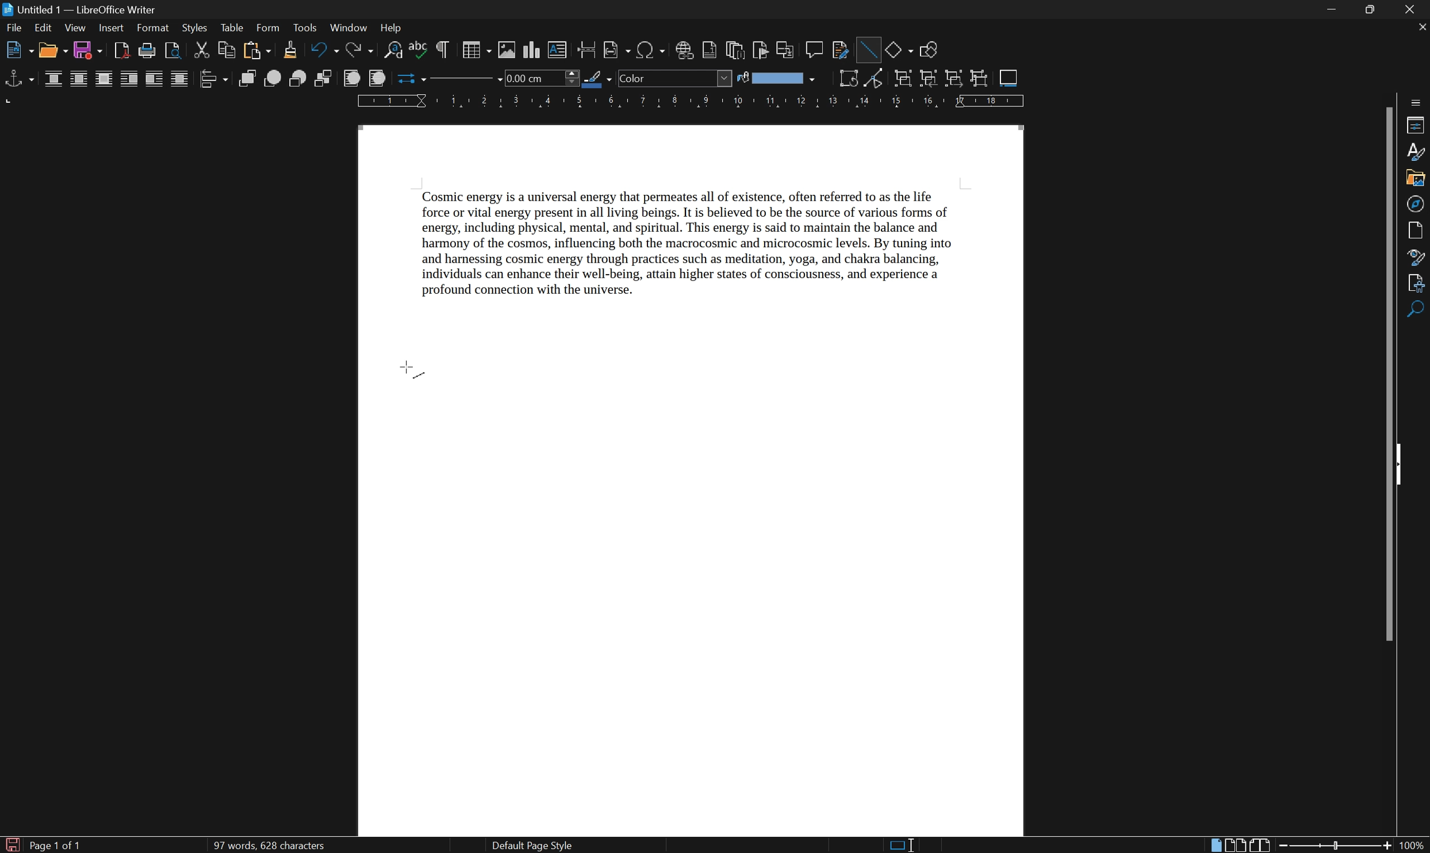  What do you see at coordinates (849, 78) in the screenshot?
I see `rotate` at bounding box center [849, 78].